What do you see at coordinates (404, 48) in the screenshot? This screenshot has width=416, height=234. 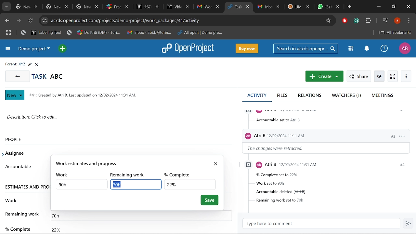 I see `Profile` at bounding box center [404, 48].